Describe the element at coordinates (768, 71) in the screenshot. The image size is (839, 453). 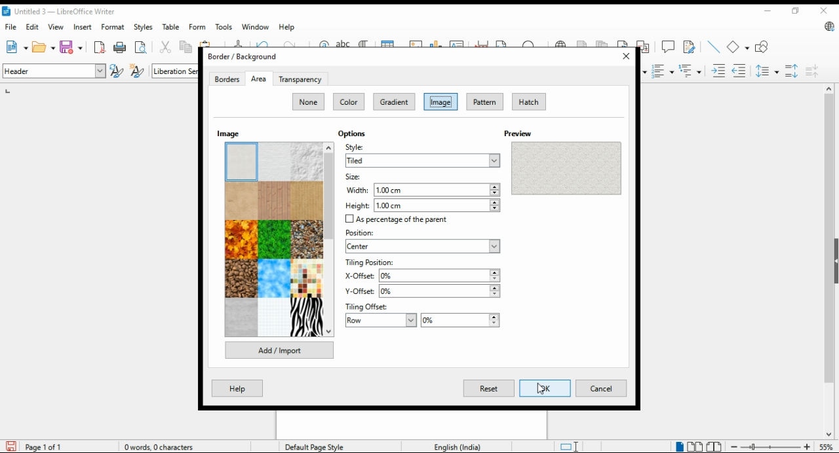
I see `set line spacing` at that location.